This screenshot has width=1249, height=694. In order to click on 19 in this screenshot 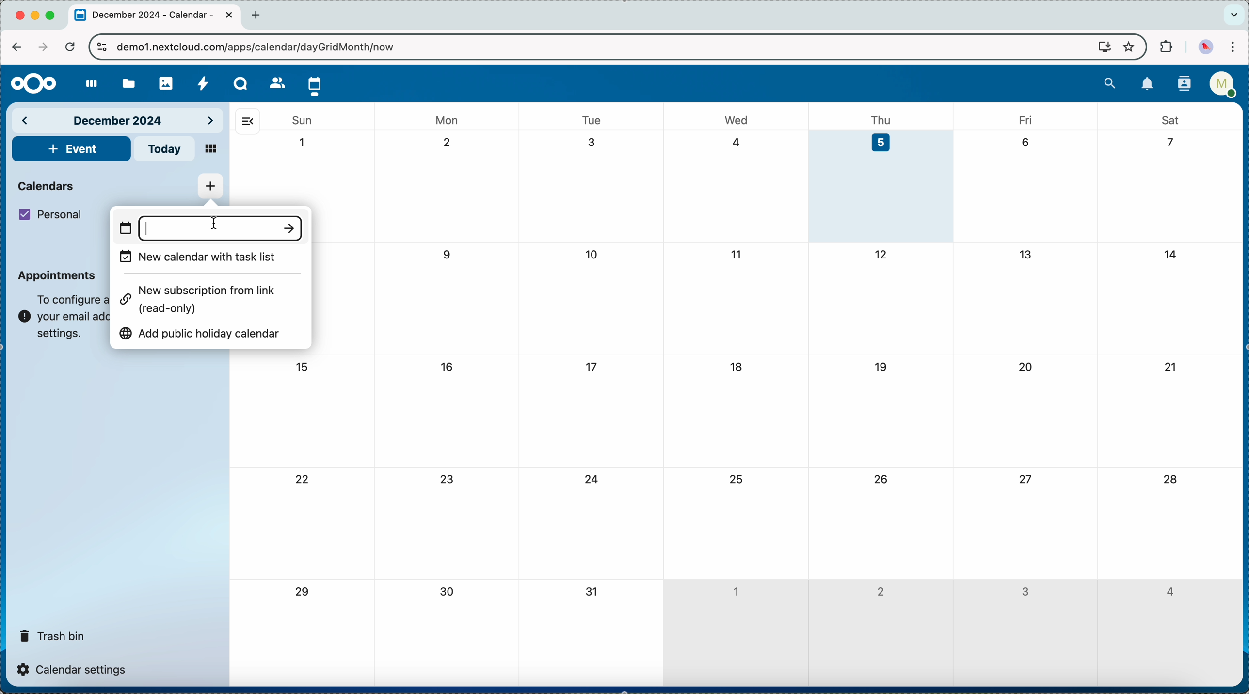, I will do `click(881, 366)`.